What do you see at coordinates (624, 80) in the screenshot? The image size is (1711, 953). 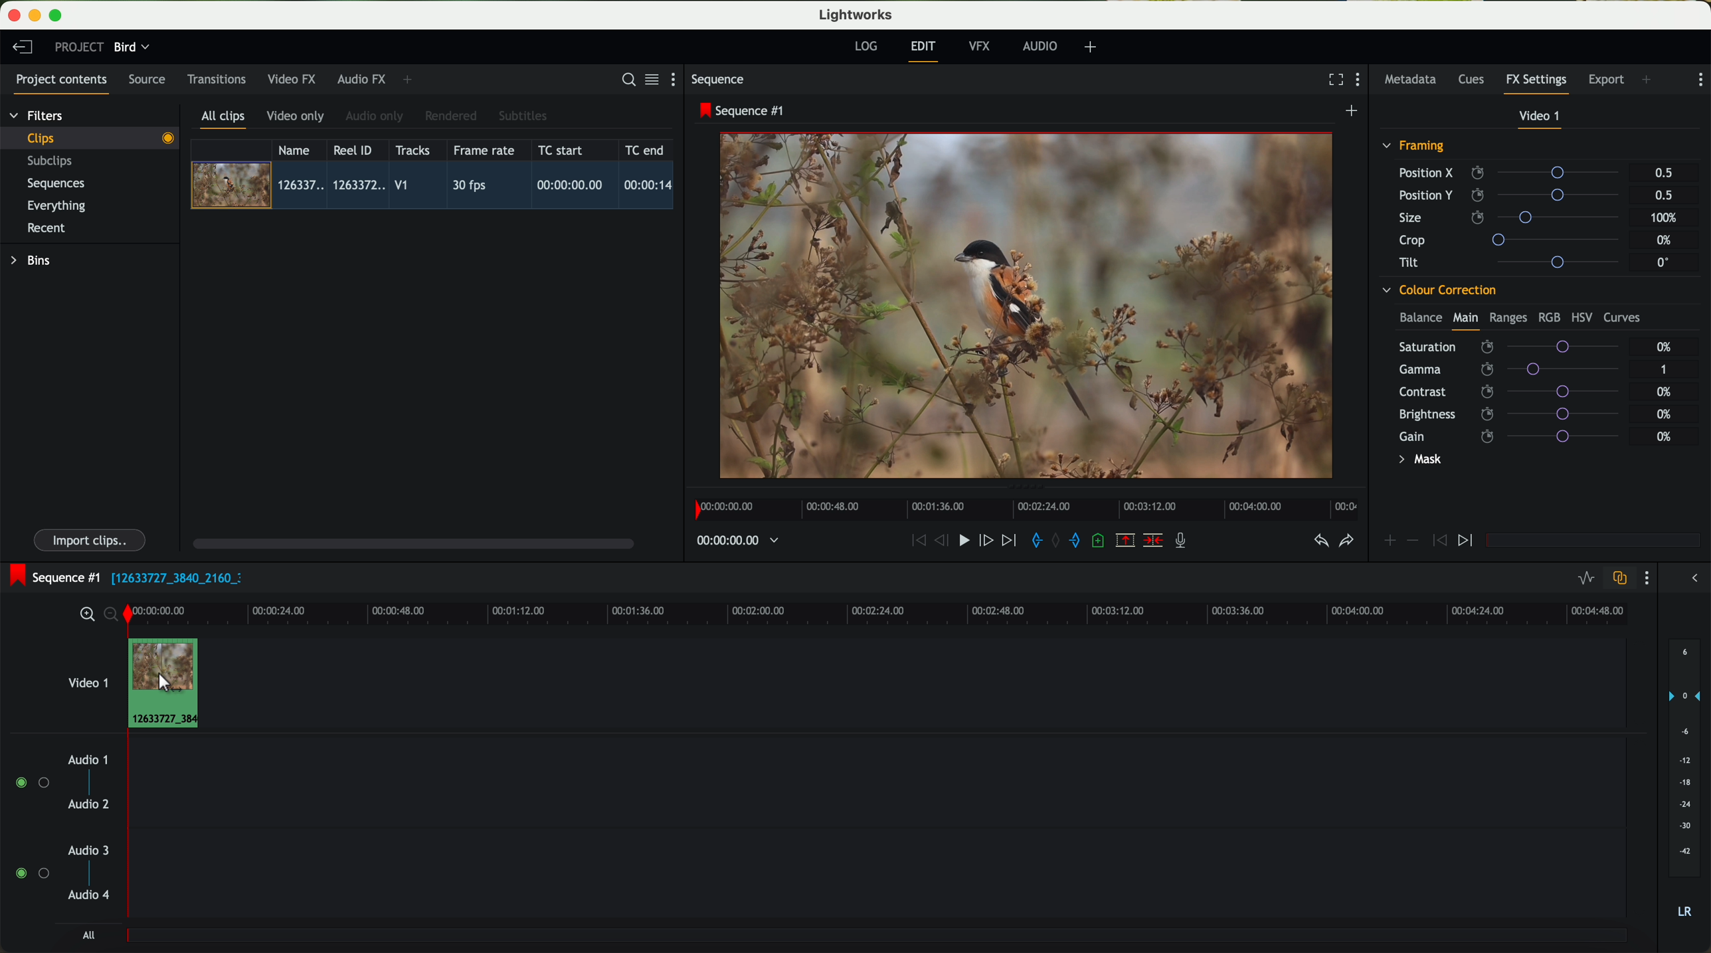 I see `search for assets or bins` at bounding box center [624, 80].